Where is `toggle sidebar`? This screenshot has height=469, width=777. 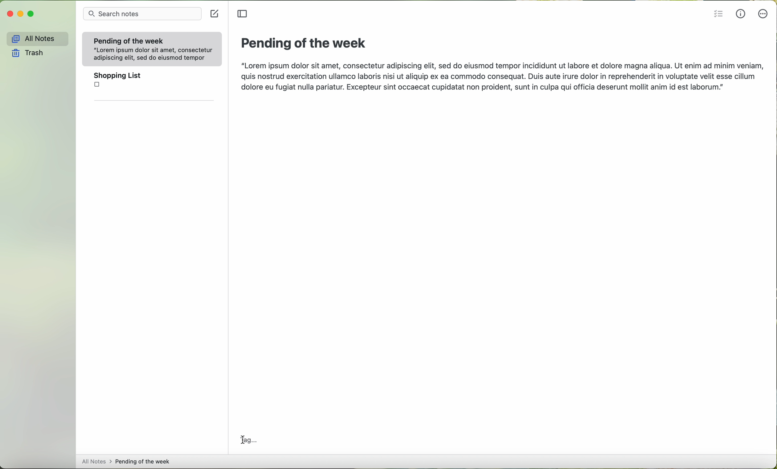 toggle sidebar is located at coordinates (242, 14).